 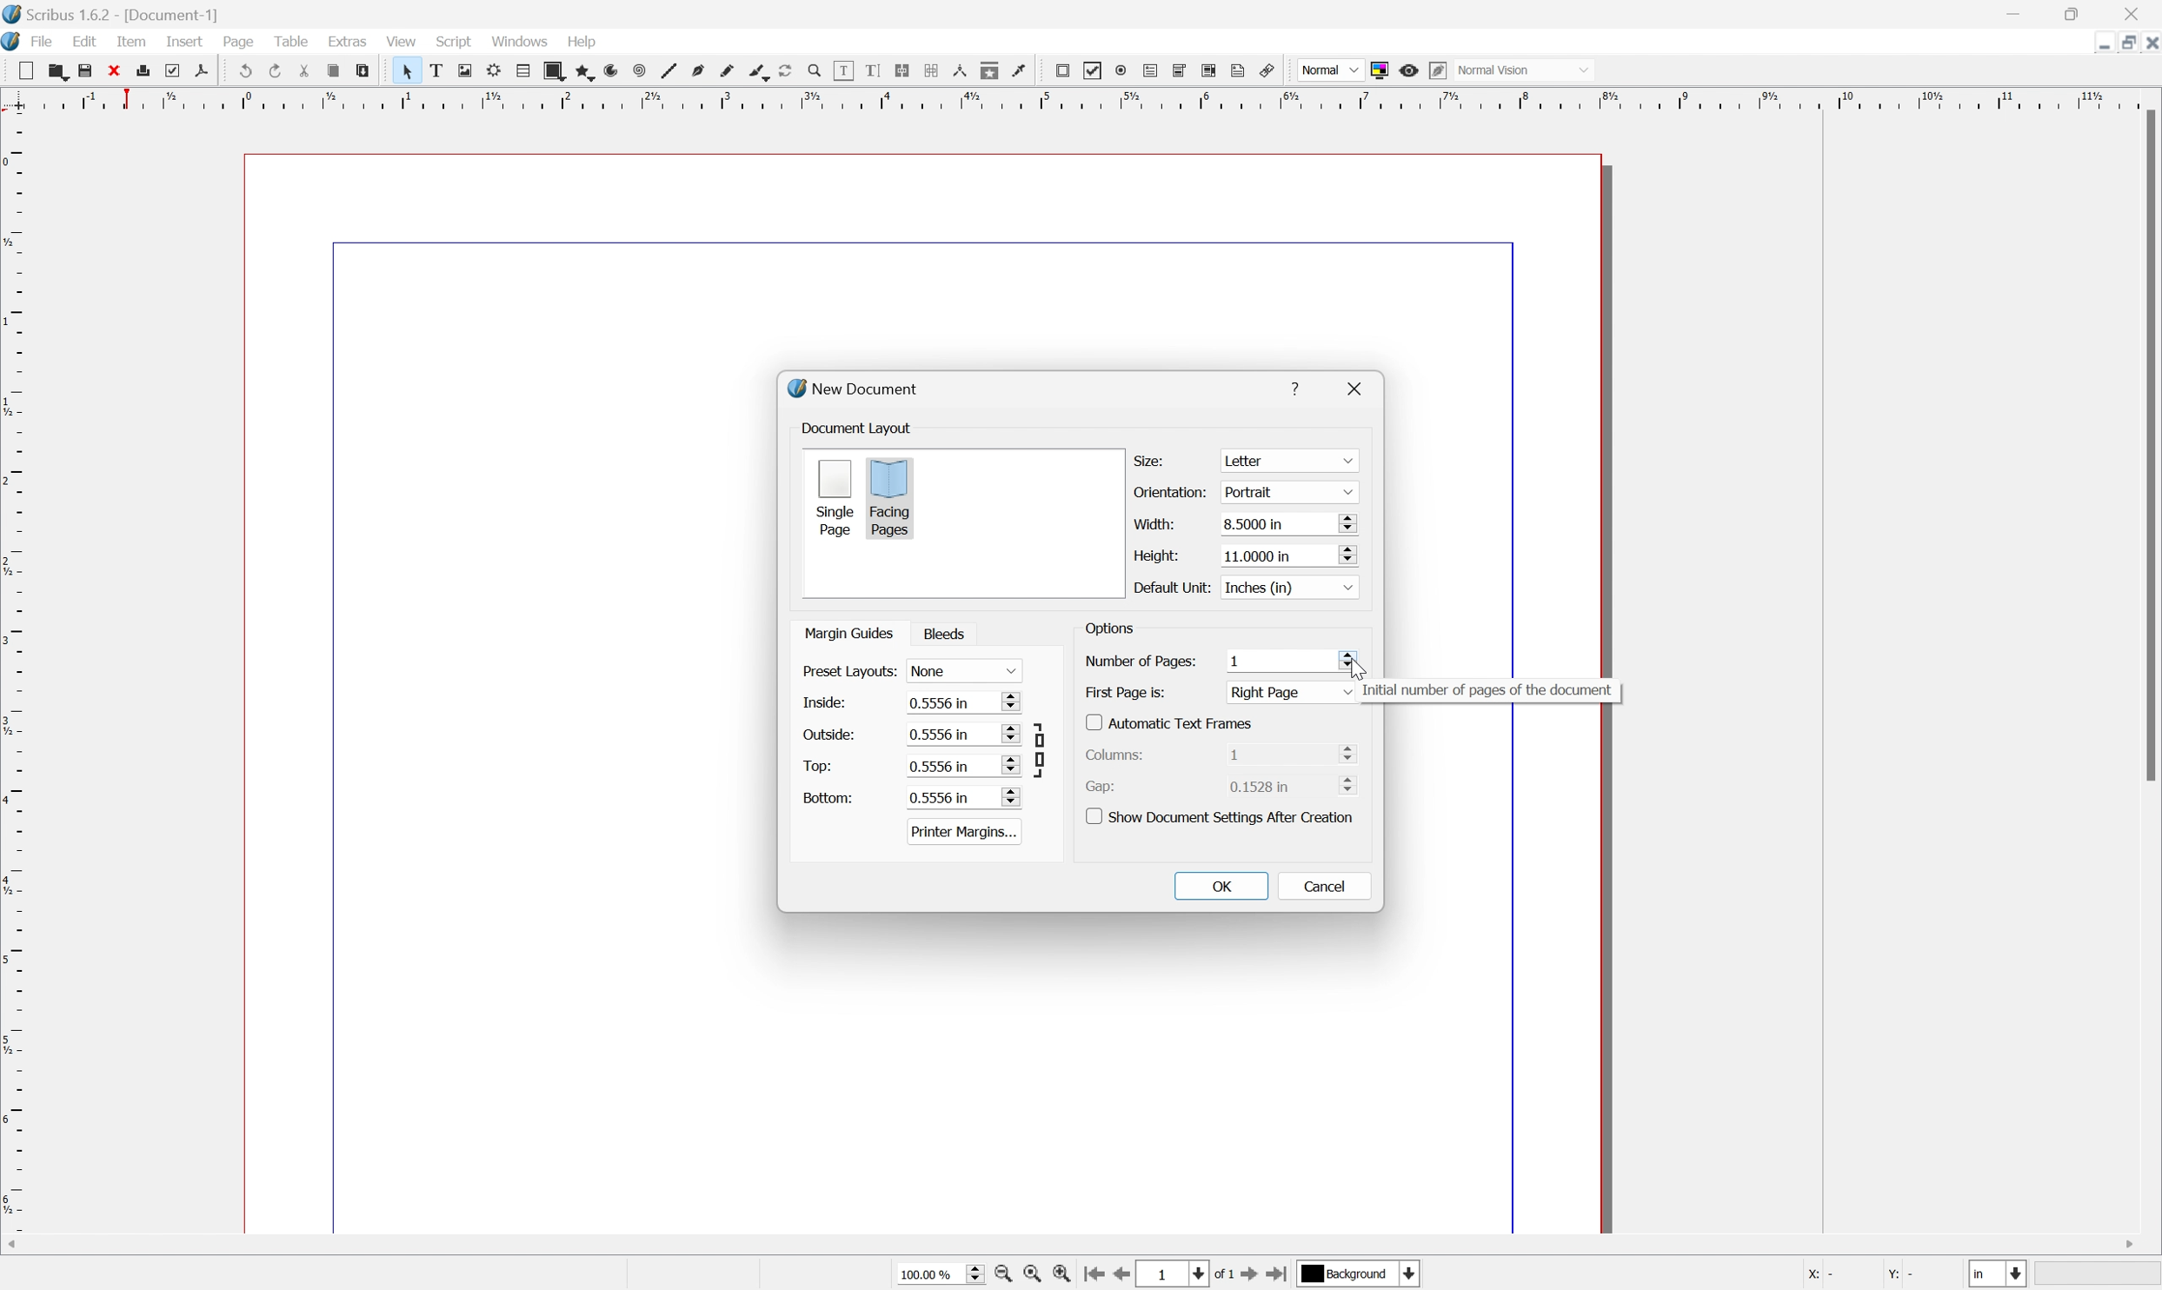 I want to click on in, so click(x=2000, y=1276).